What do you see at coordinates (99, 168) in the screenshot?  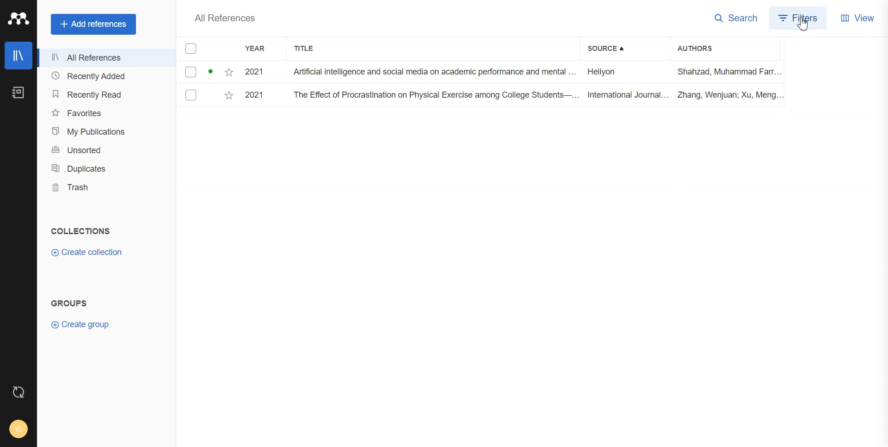 I see `Duplicates` at bounding box center [99, 168].